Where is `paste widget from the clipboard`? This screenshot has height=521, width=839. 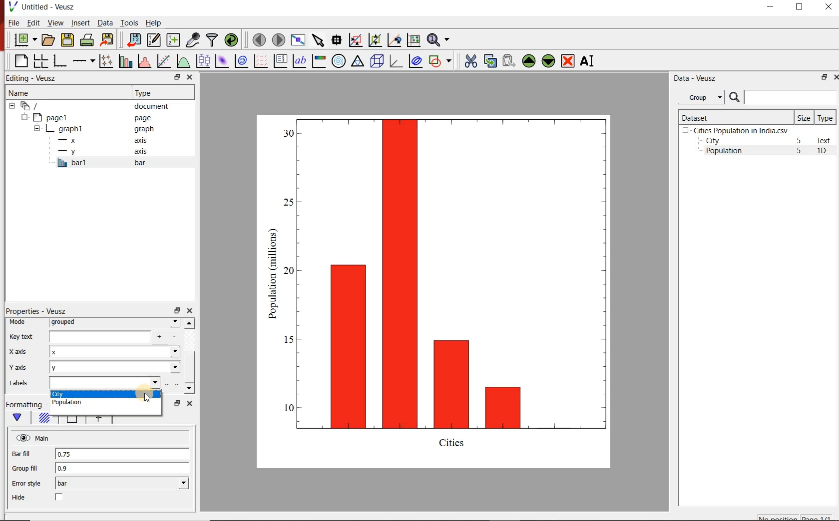
paste widget from the clipboard is located at coordinates (509, 61).